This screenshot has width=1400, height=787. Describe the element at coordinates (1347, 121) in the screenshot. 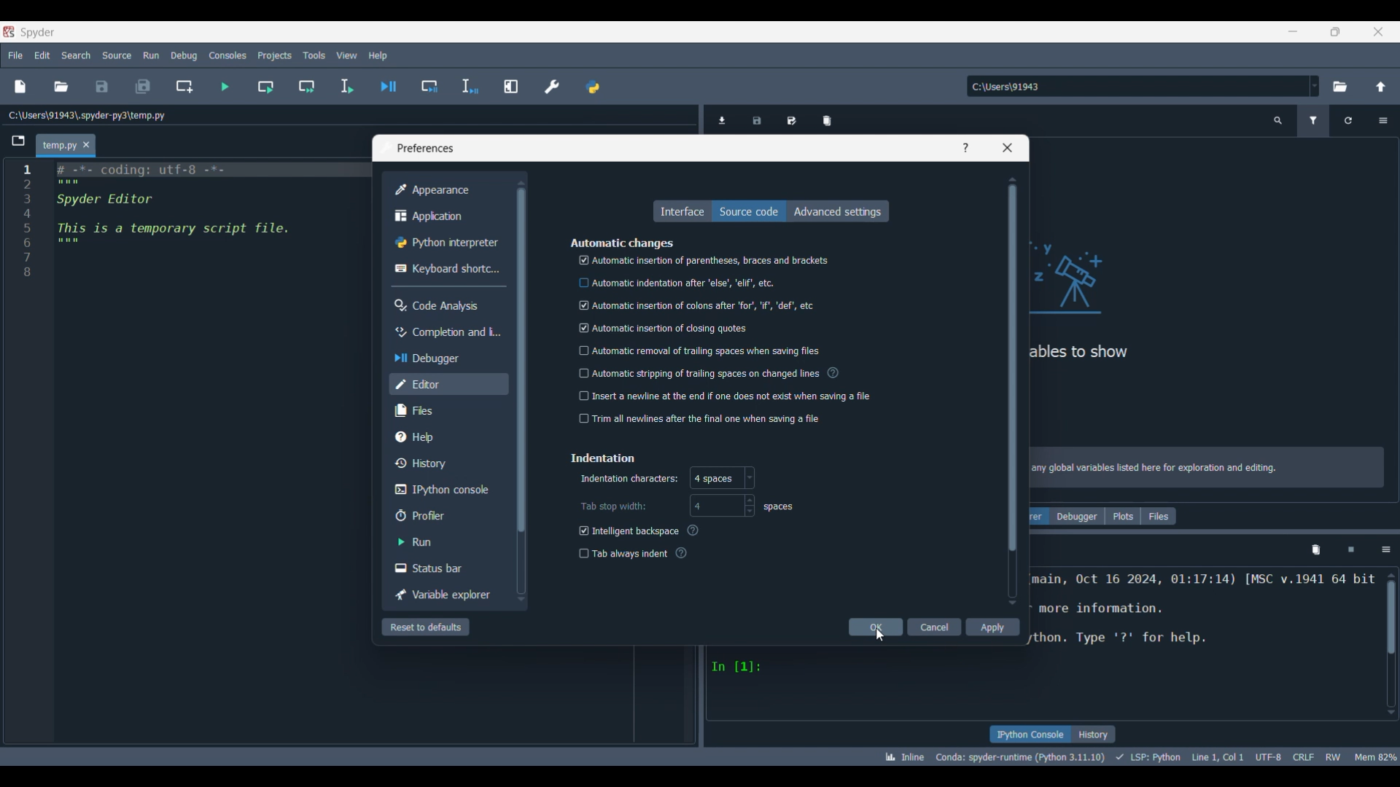

I see `Refresh variables` at that location.